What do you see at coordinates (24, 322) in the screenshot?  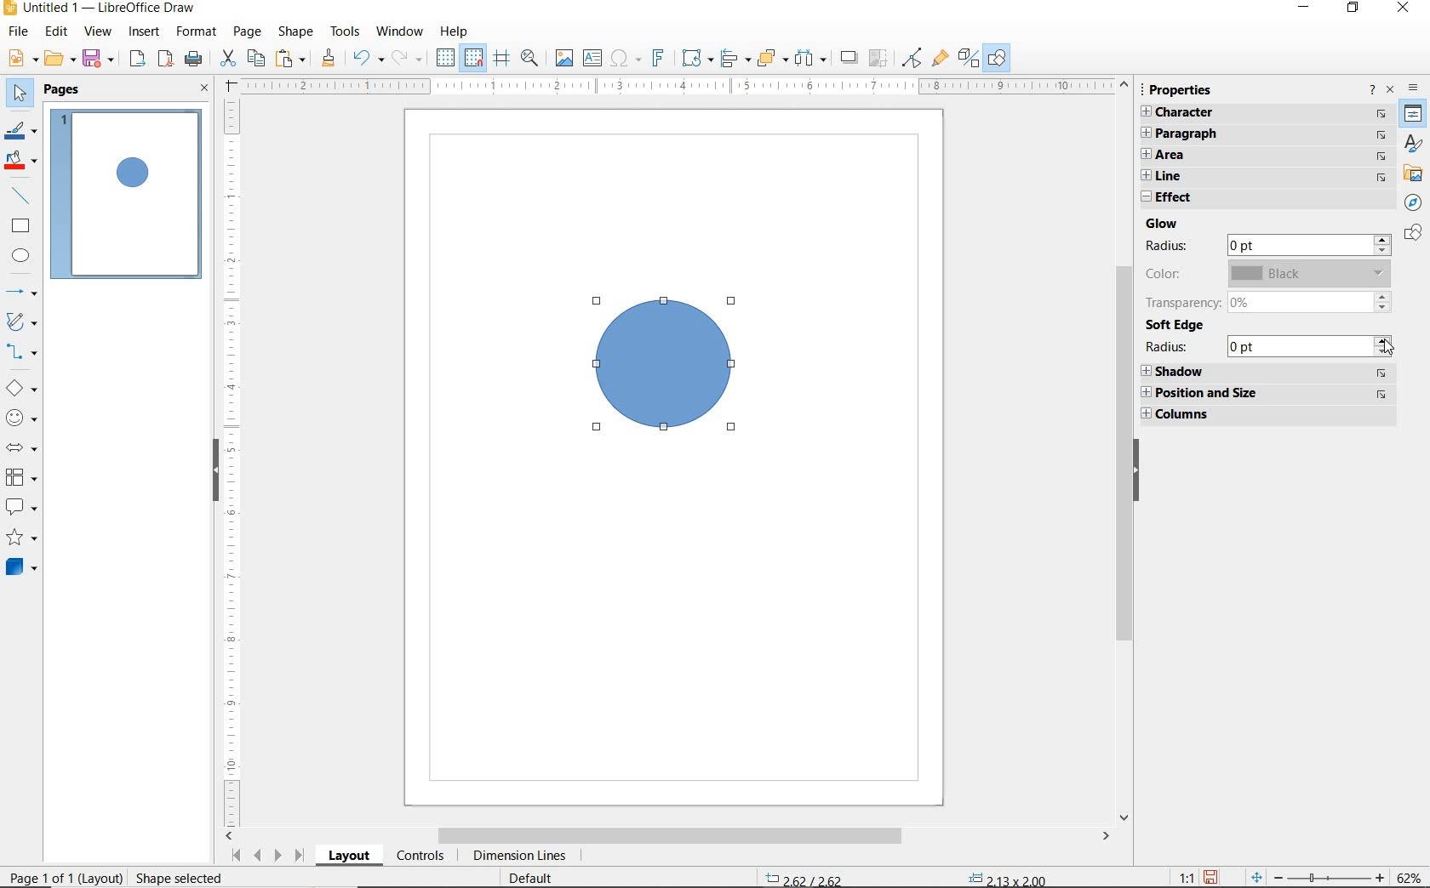 I see `CURVES AND POLYGONS` at bounding box center [24, 322].